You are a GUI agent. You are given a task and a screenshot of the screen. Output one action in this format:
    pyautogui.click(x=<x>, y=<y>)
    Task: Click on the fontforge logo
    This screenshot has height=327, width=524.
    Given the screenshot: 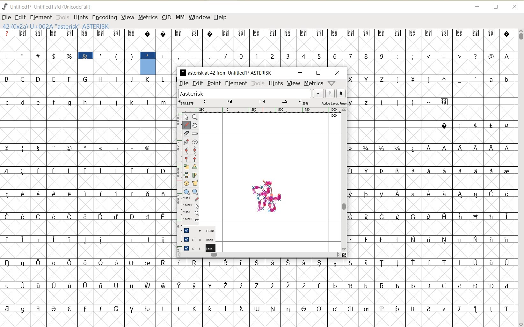 What is the action you would take?
    pyautogui.click(x=5, y=6)
    